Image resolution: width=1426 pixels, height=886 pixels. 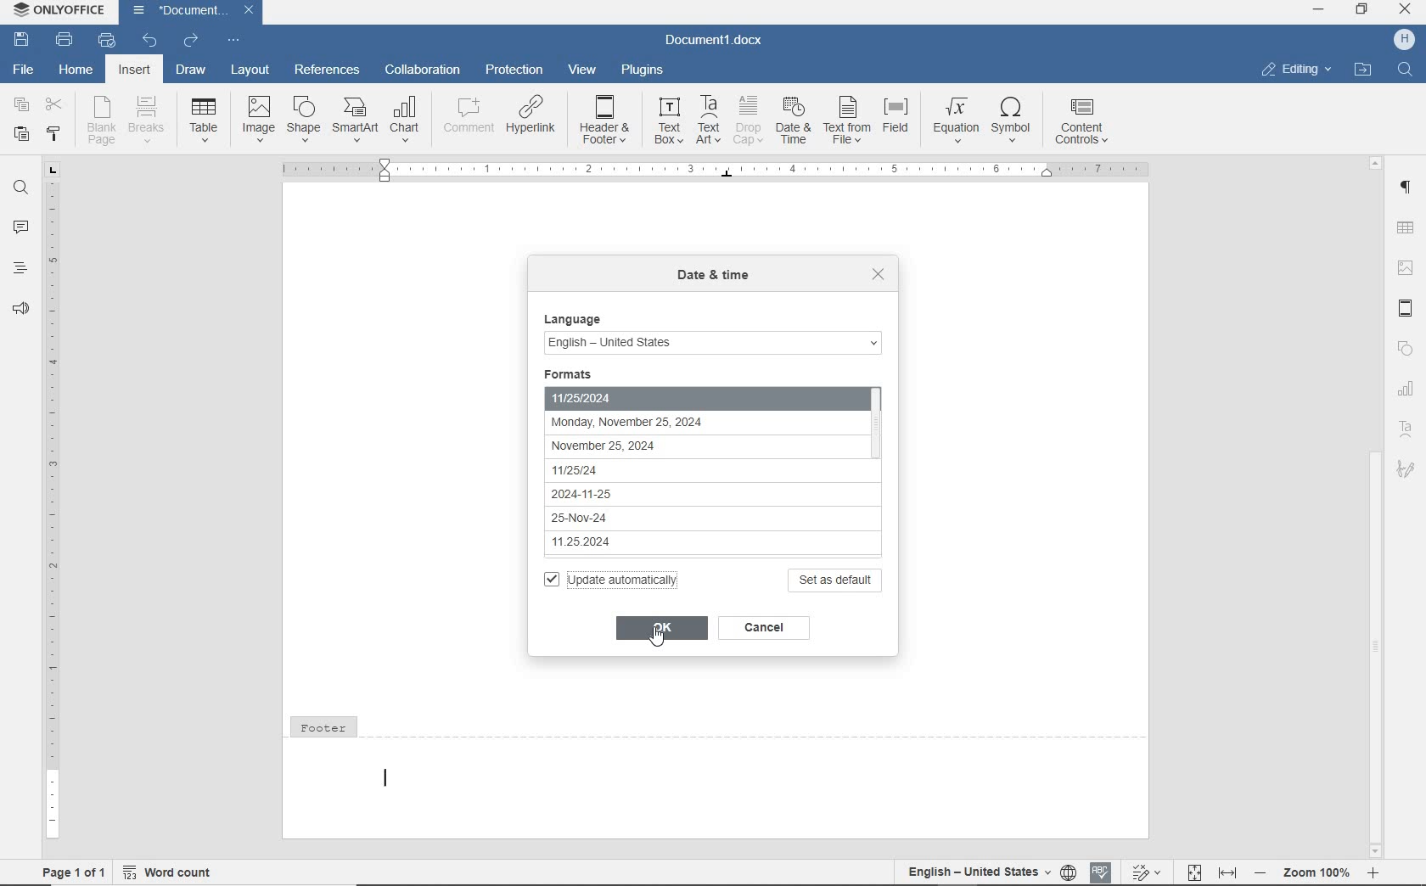 What do you see at coordinates (1069, 872) in the screenshot?
I see `set document language` at bounding box center [1069, 872].